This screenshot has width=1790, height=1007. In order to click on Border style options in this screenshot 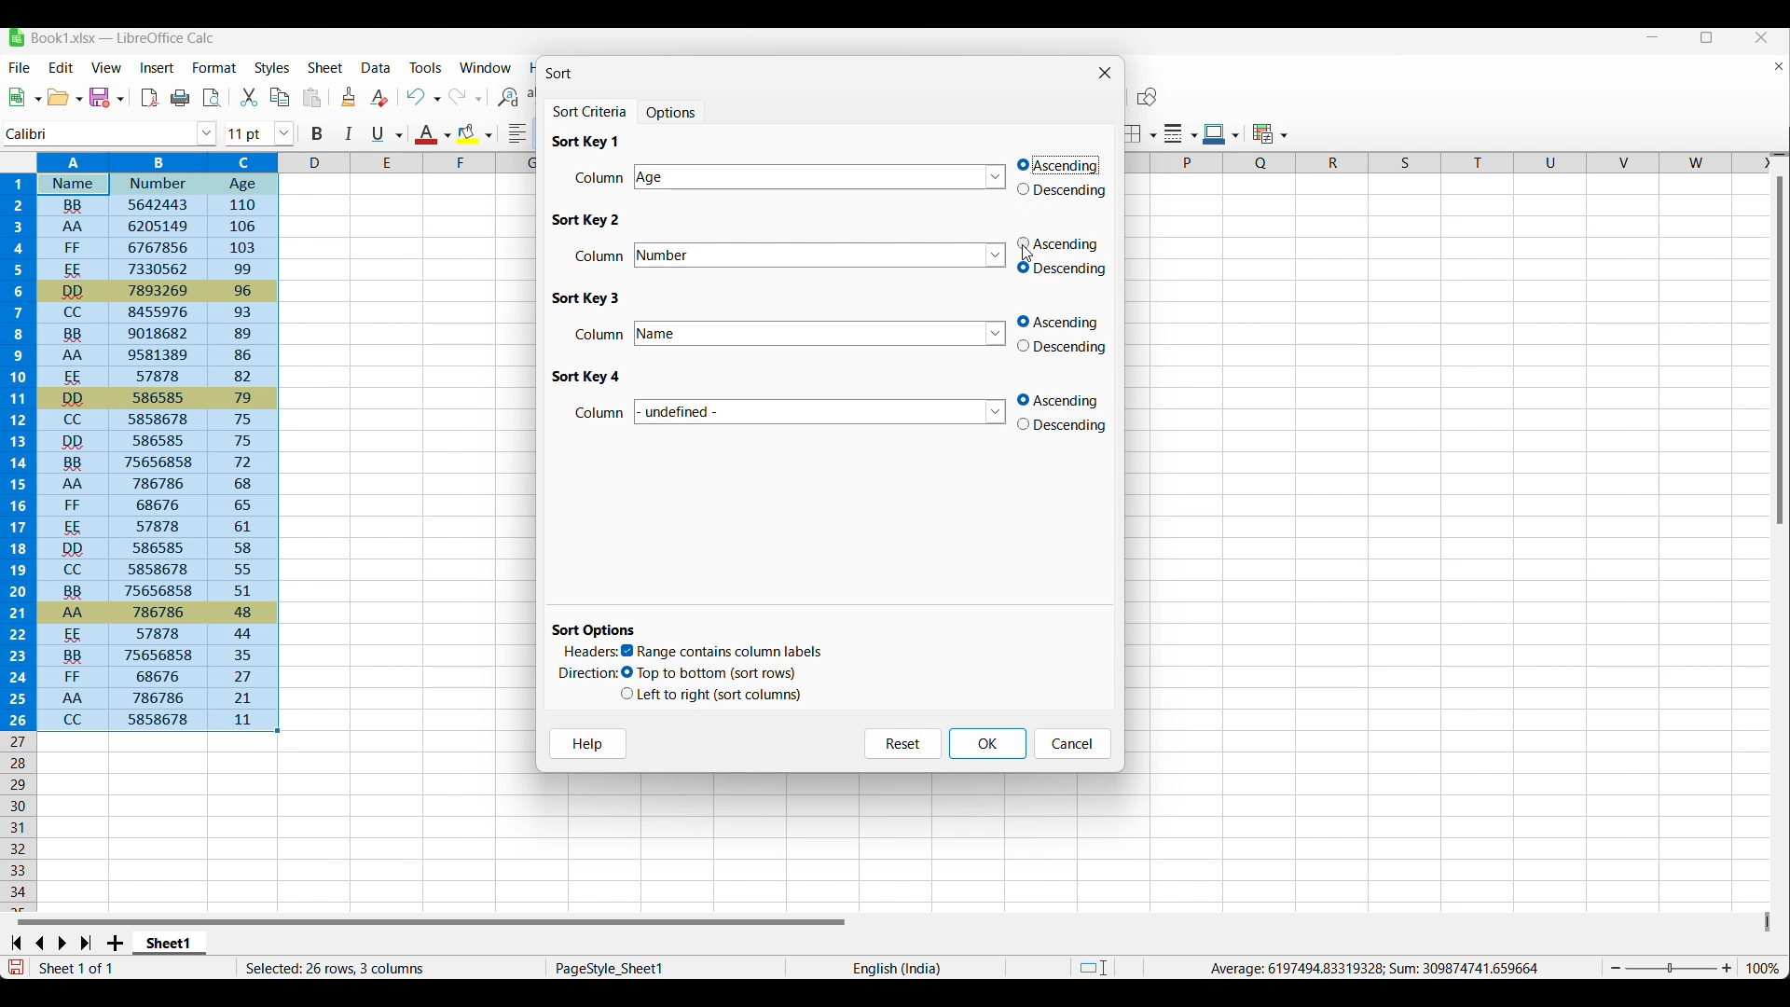, I will do `click(1181, 134)`.